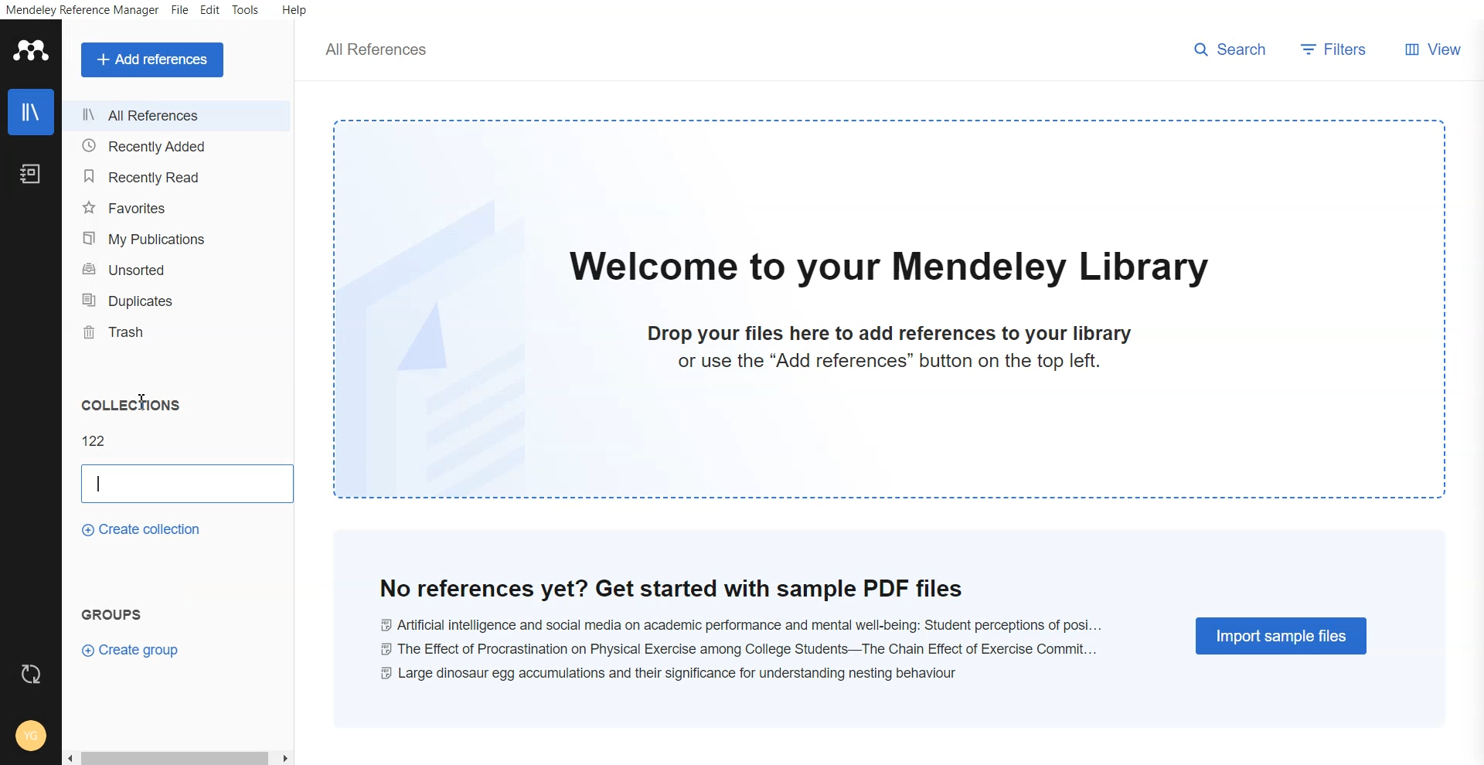  I want to click on file watermark background image, so click(441, 340).